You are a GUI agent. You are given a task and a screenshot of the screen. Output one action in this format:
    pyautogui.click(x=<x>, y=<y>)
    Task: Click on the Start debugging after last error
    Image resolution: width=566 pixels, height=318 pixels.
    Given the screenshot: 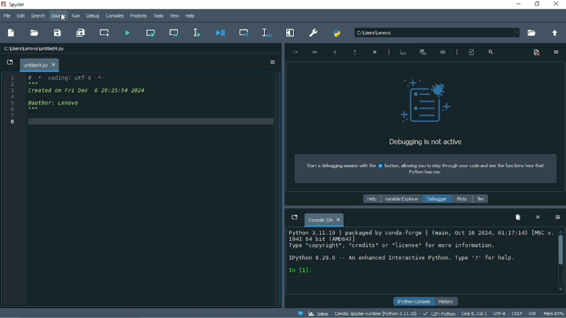 What is the action you would take?
    pyautogui.click(x=403, y=52)
    